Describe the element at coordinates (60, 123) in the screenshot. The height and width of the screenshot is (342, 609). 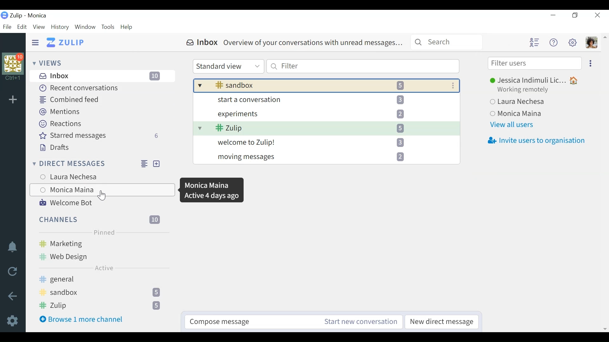
I see `Reactions` at that location.